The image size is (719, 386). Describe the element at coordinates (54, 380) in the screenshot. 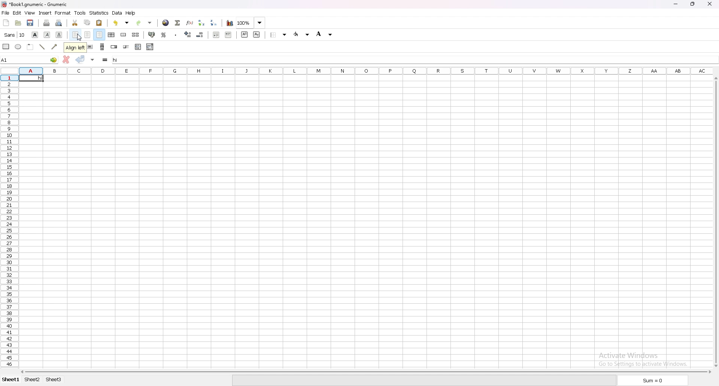

I see `sheet 3` at that location.